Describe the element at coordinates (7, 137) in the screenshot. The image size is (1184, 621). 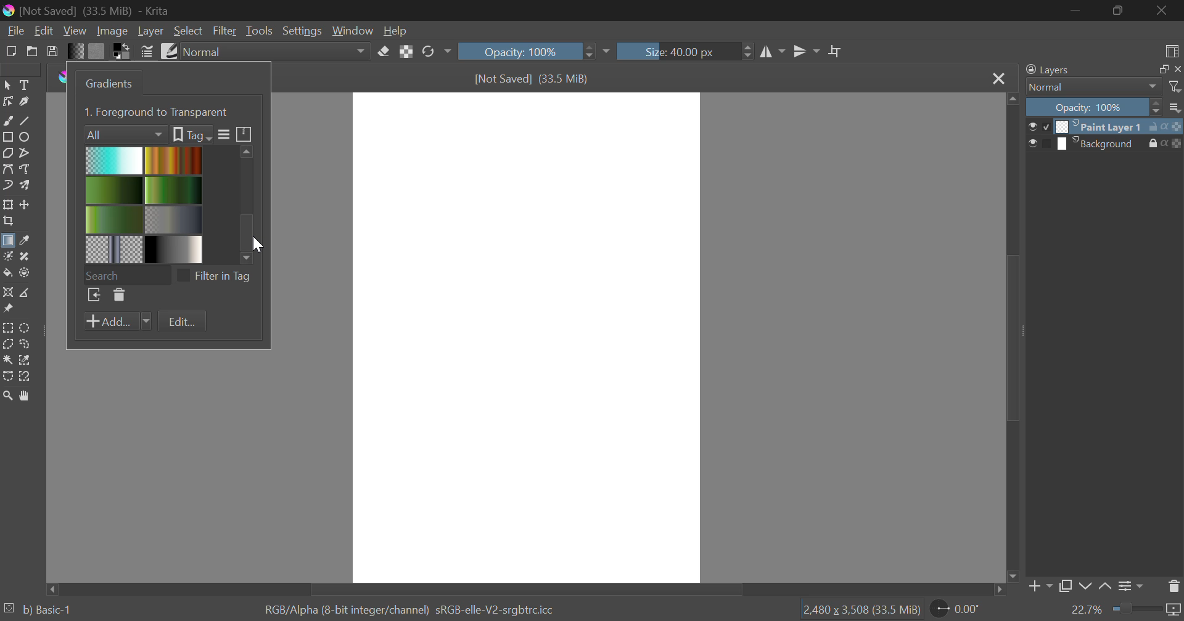
I see `Rectangle` at that location.